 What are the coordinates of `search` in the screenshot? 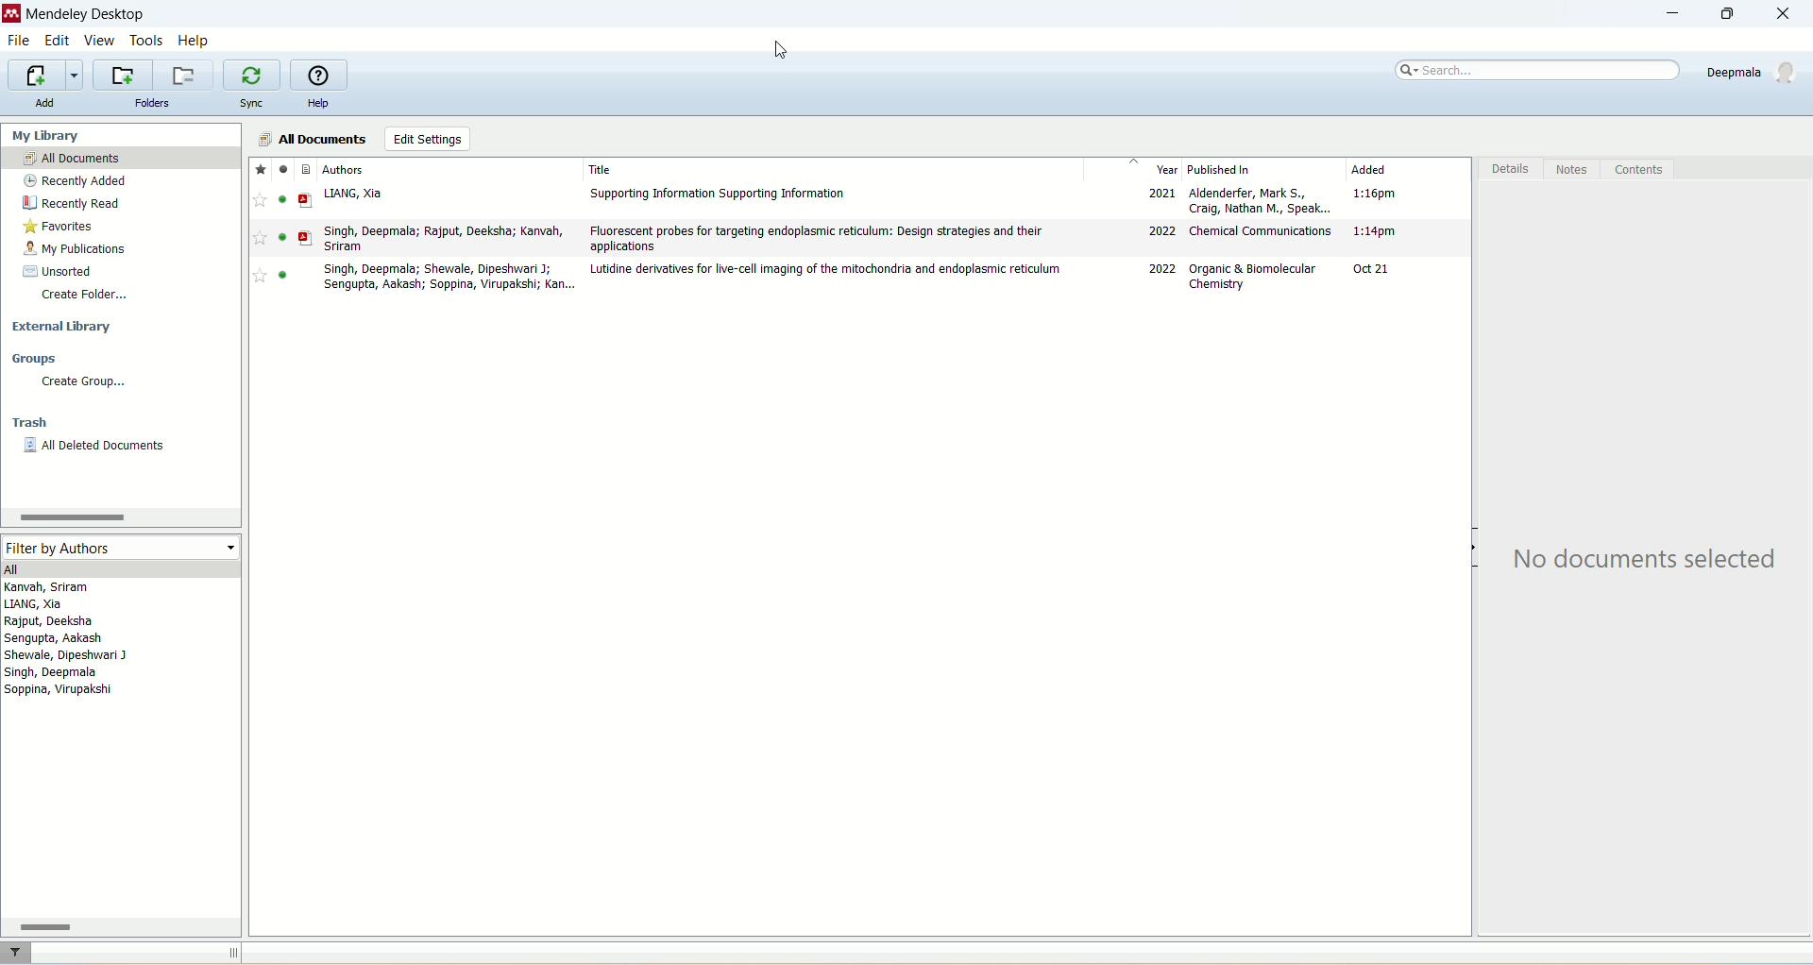 It's located at (1537, 70).